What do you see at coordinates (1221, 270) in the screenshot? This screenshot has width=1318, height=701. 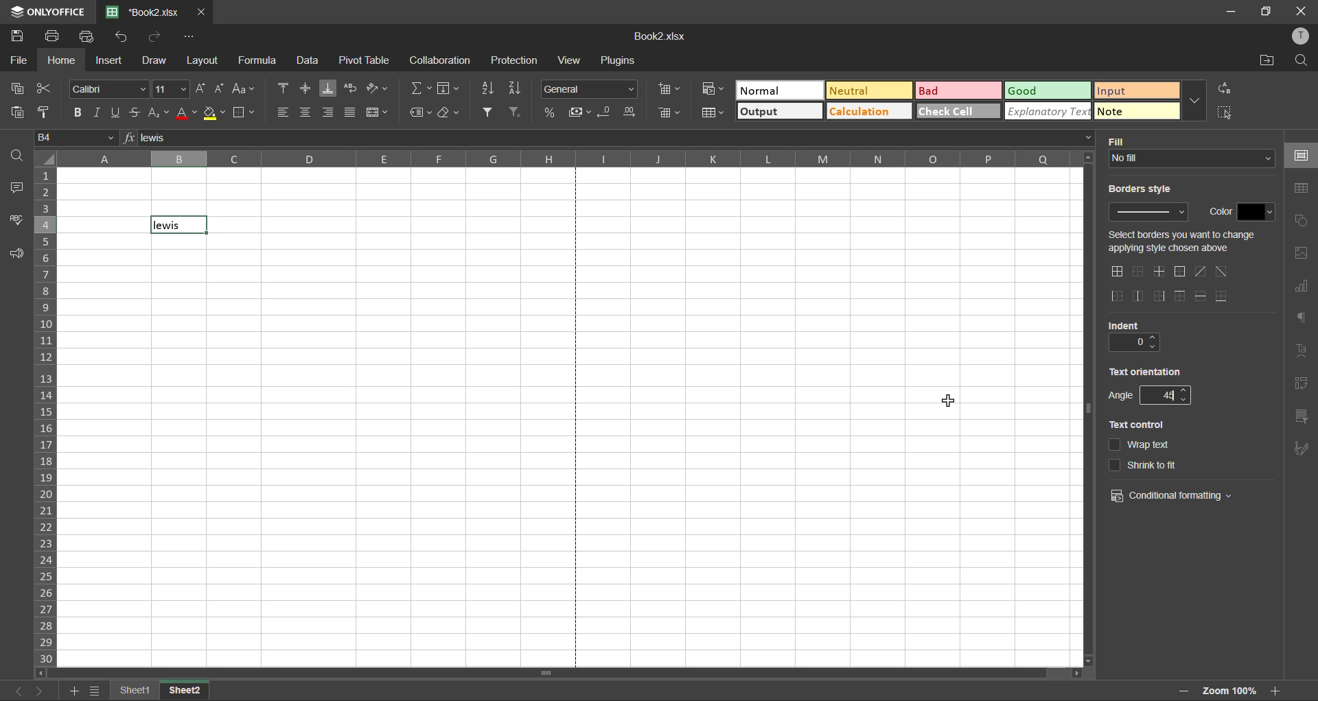 I see `diagonal down border` at bounding box center [1221, 270].